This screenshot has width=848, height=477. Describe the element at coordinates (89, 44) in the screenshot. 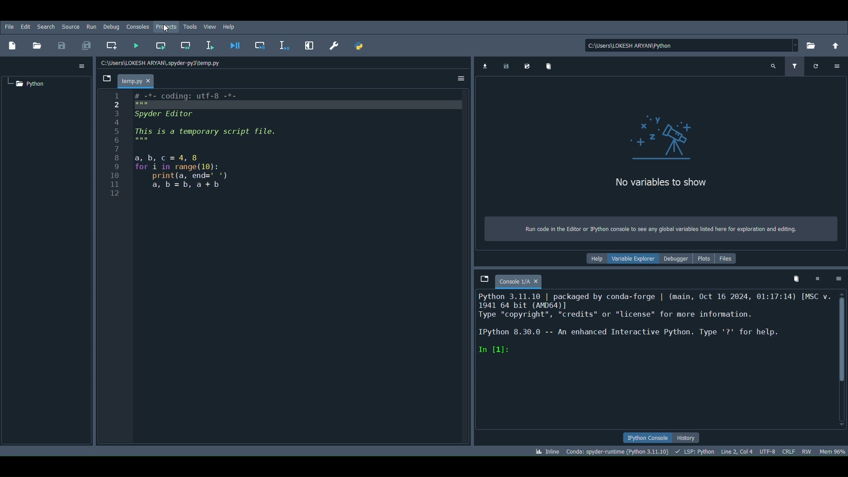

I see `Save all (Ctrl + Alt + S)` at that location.